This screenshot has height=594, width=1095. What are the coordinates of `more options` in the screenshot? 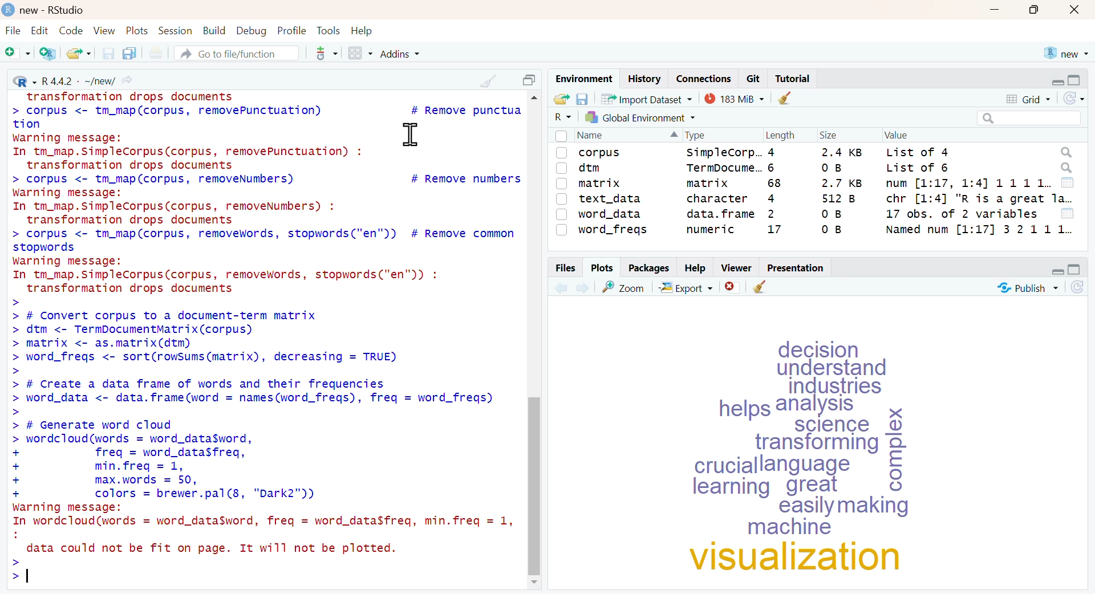 It's located at (326, 53).